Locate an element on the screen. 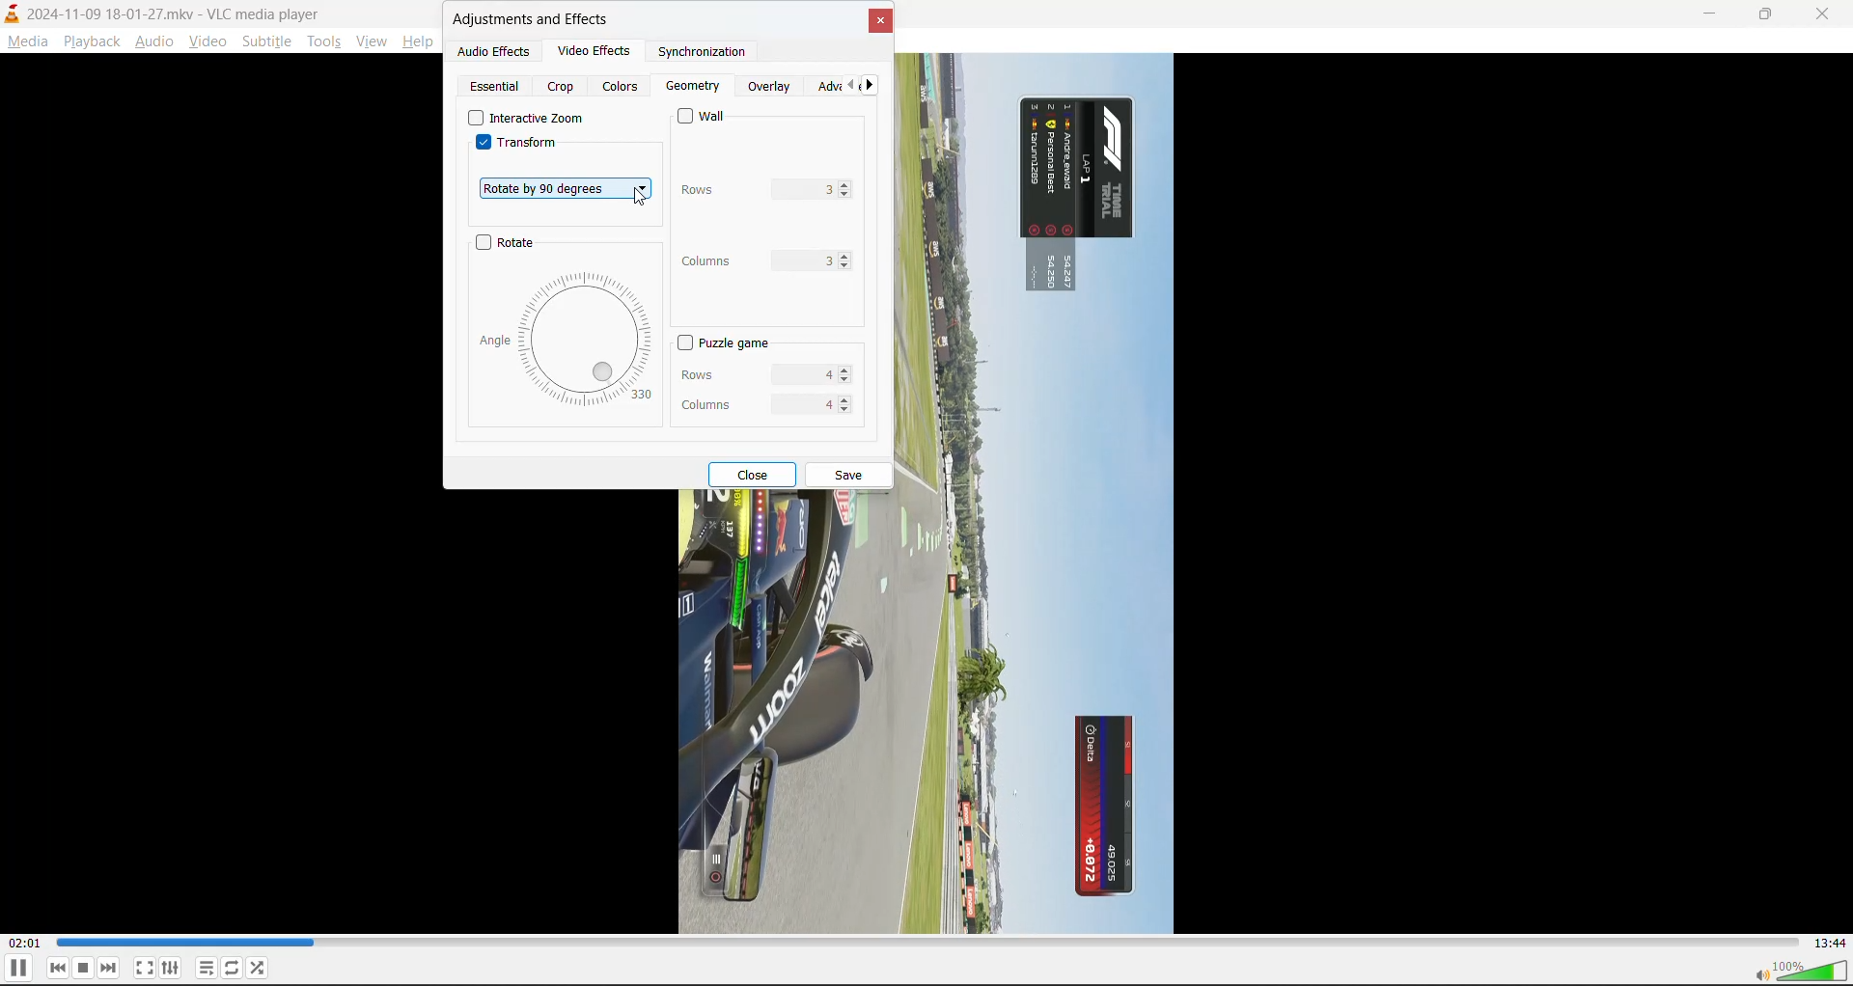  pervious is located at coordinates (855, 89).